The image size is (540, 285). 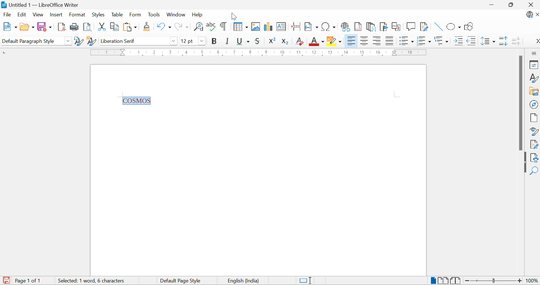 What do you see at coordinates (521, 103) in the screenshot?
I see `Scroll Bar` at bounding box center [521, 103].